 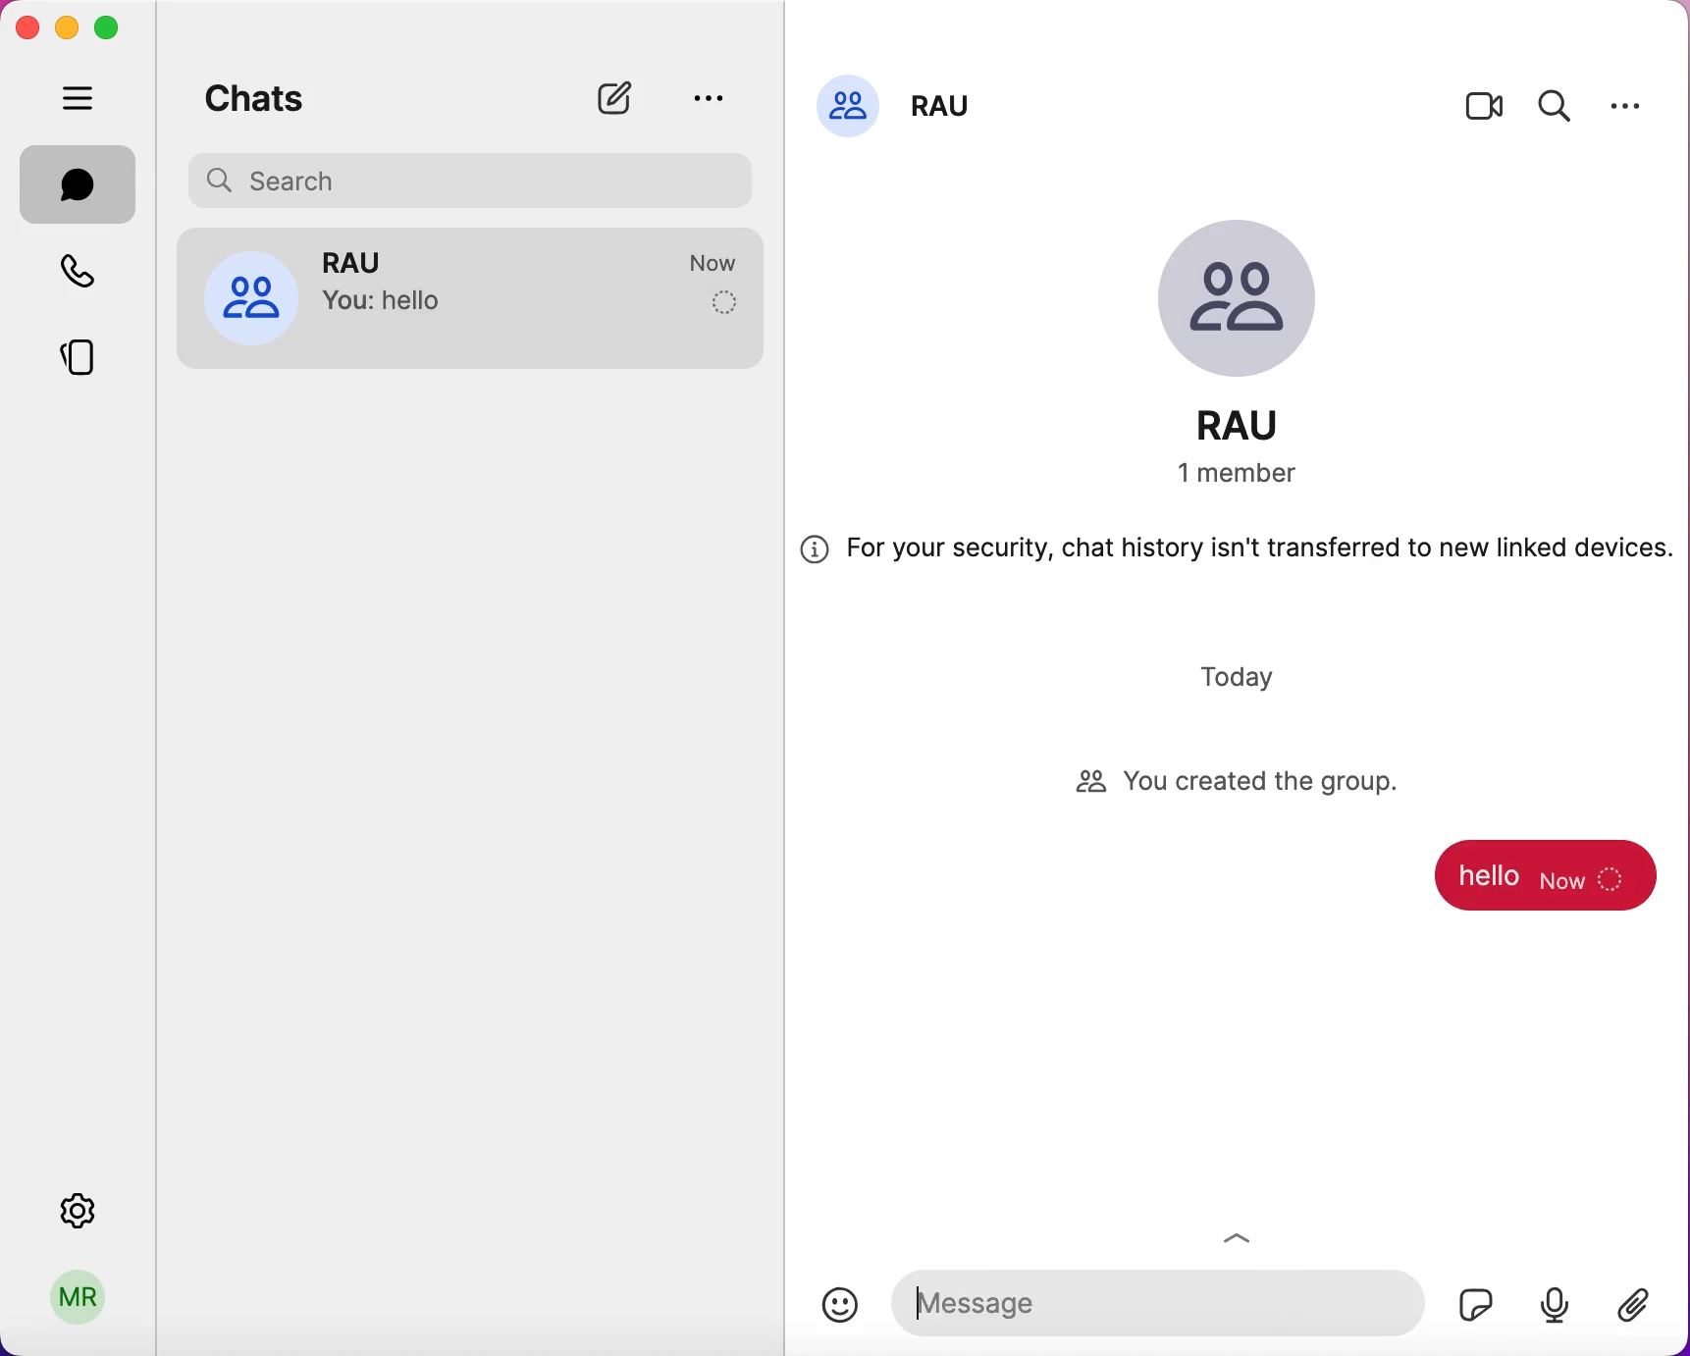 What do you see at coordinates (93, 350) in the screenshot?
I see `stories` at bounding box center [93, 350].